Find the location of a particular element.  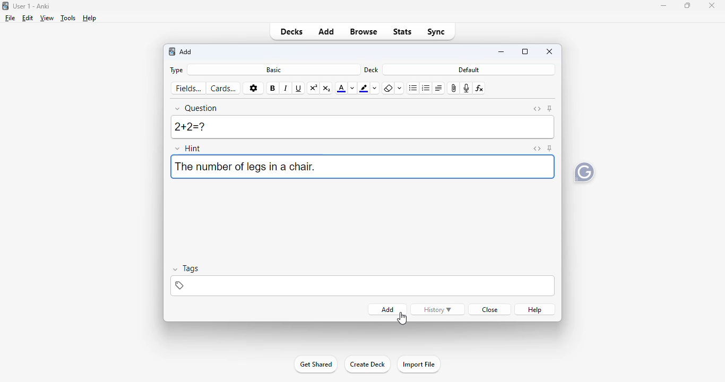

close is located at coordinates (550, 51).